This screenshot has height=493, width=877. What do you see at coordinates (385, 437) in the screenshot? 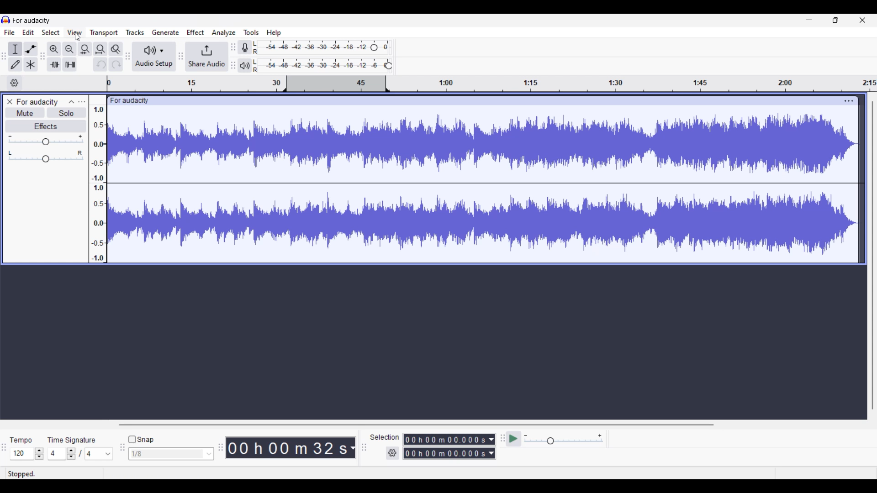
I see `Indicates selection duration settings` at bounding box center [385, 437].